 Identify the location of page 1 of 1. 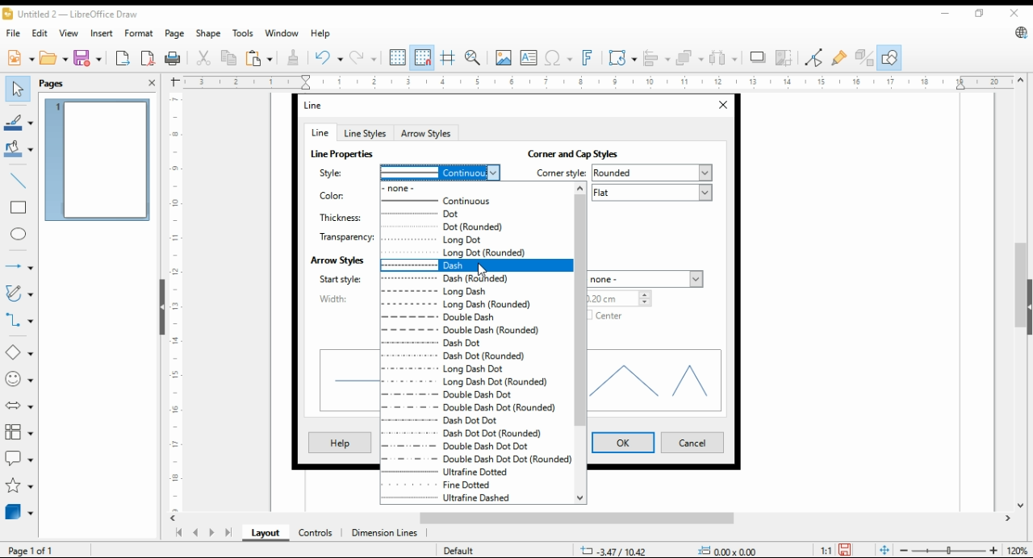
(32, 550).